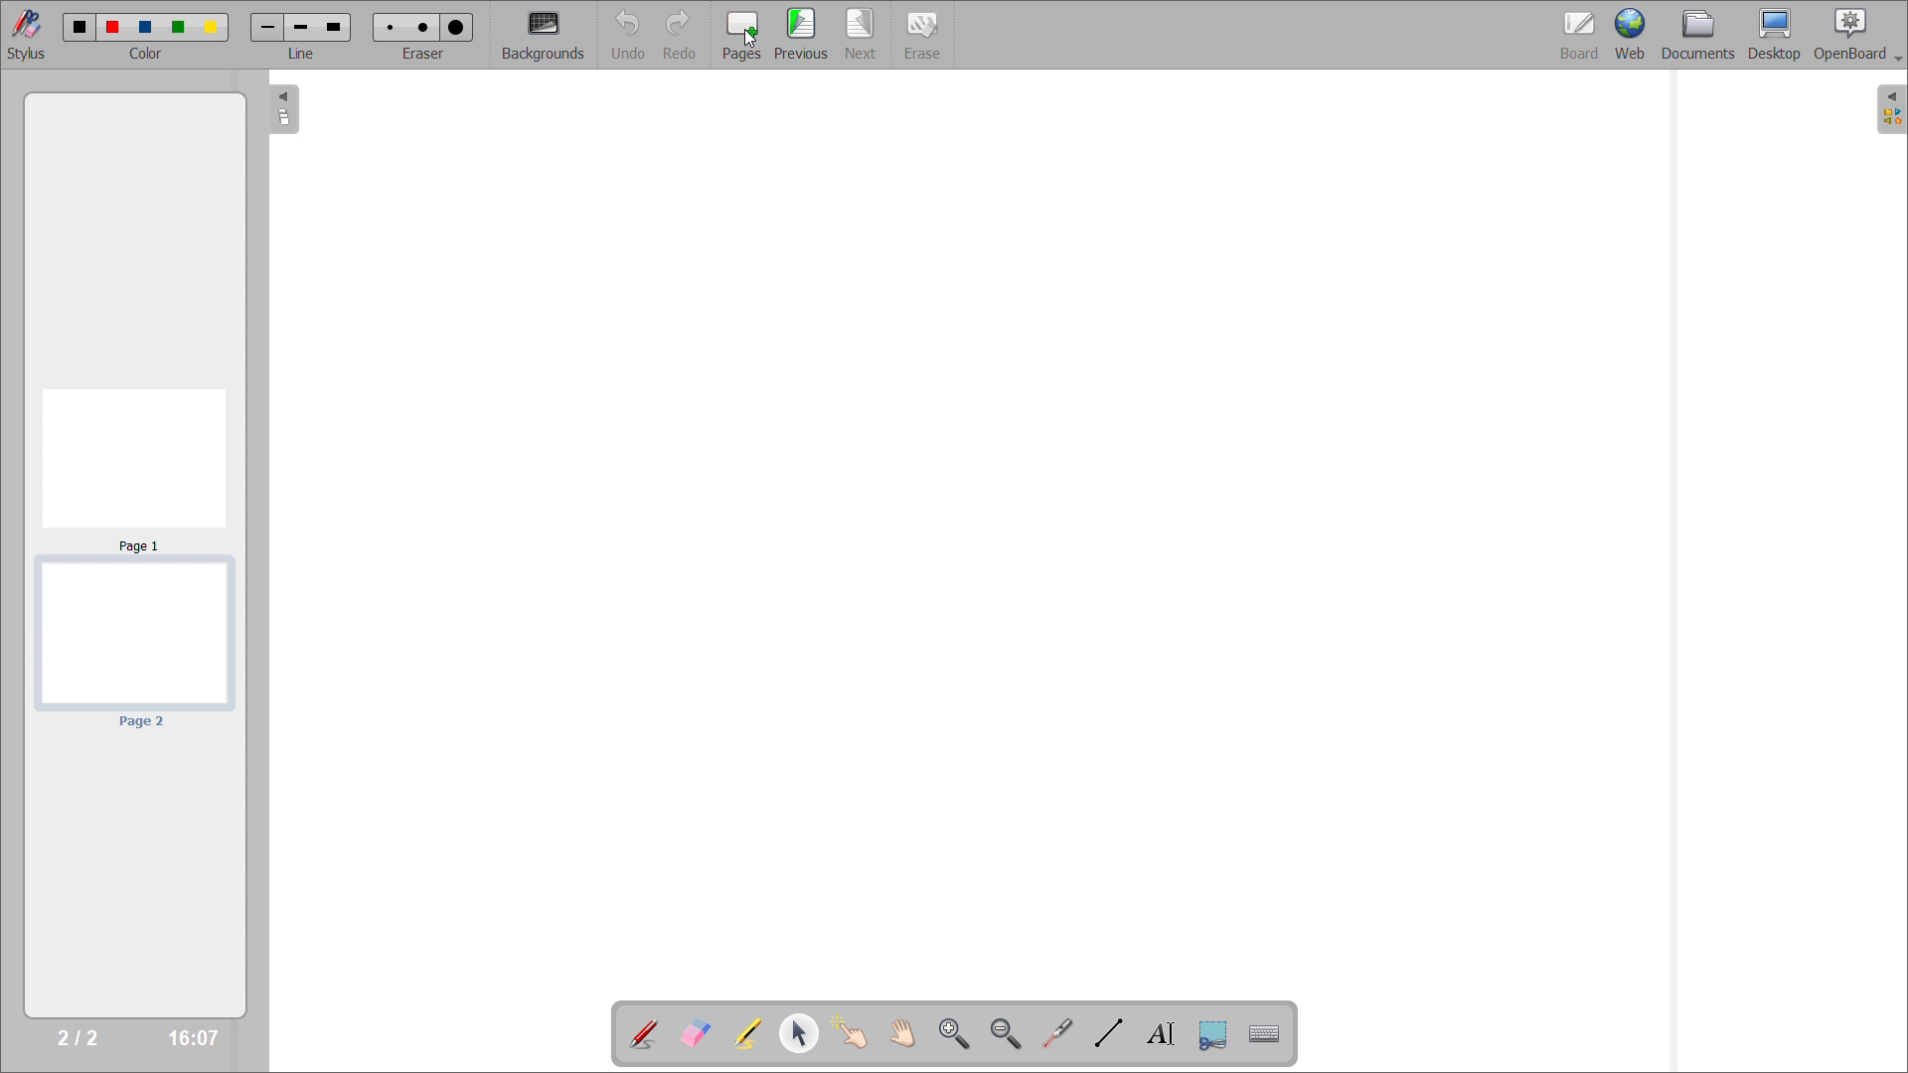 The height and width of the screenshot is (1073, 1908). Describe the element at coordinates (1007, 1033) in the screenshot. I see `zoom out` at that location.